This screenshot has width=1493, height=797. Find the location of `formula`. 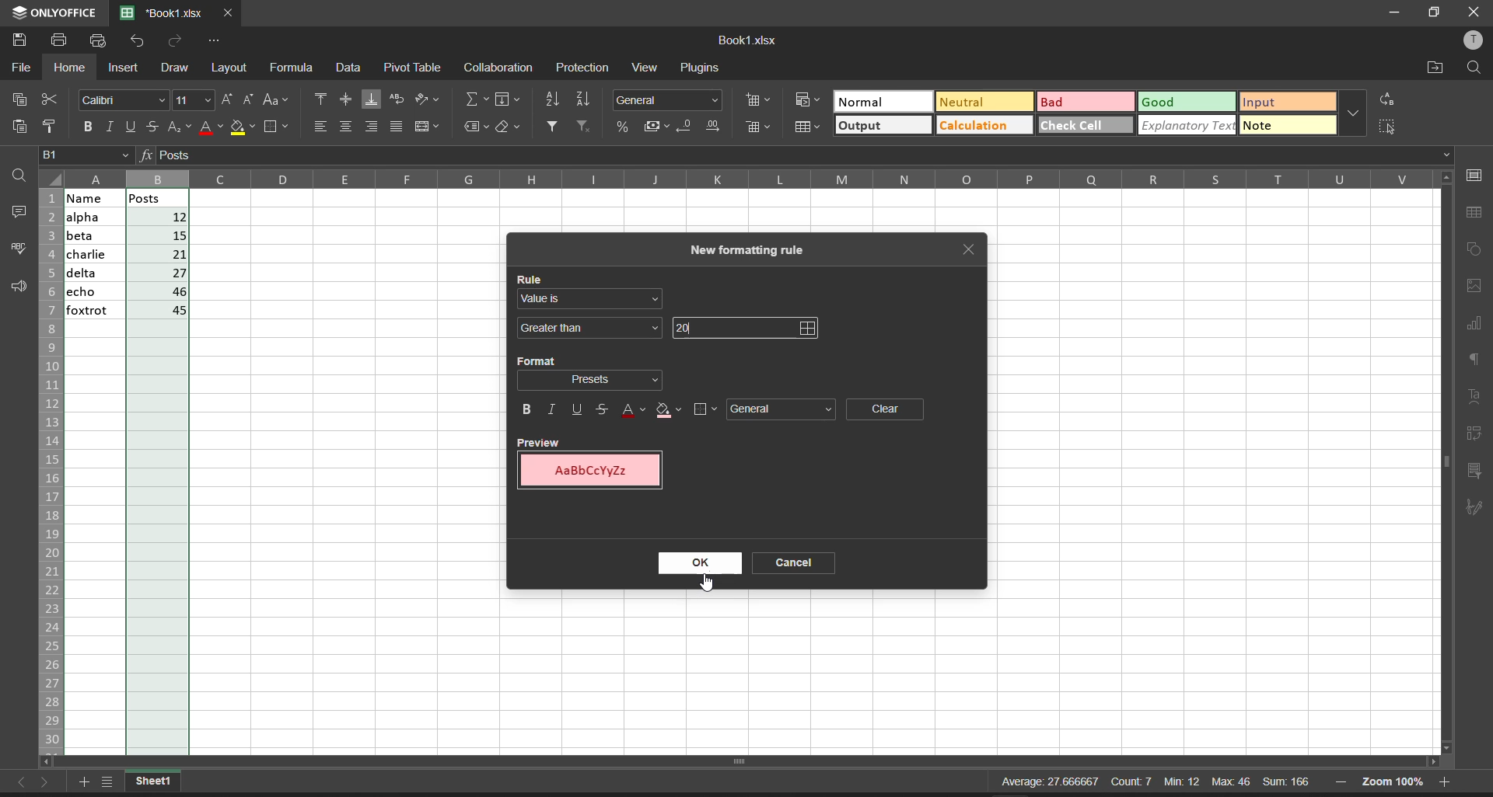

formula is located at coordinates (293, 67).